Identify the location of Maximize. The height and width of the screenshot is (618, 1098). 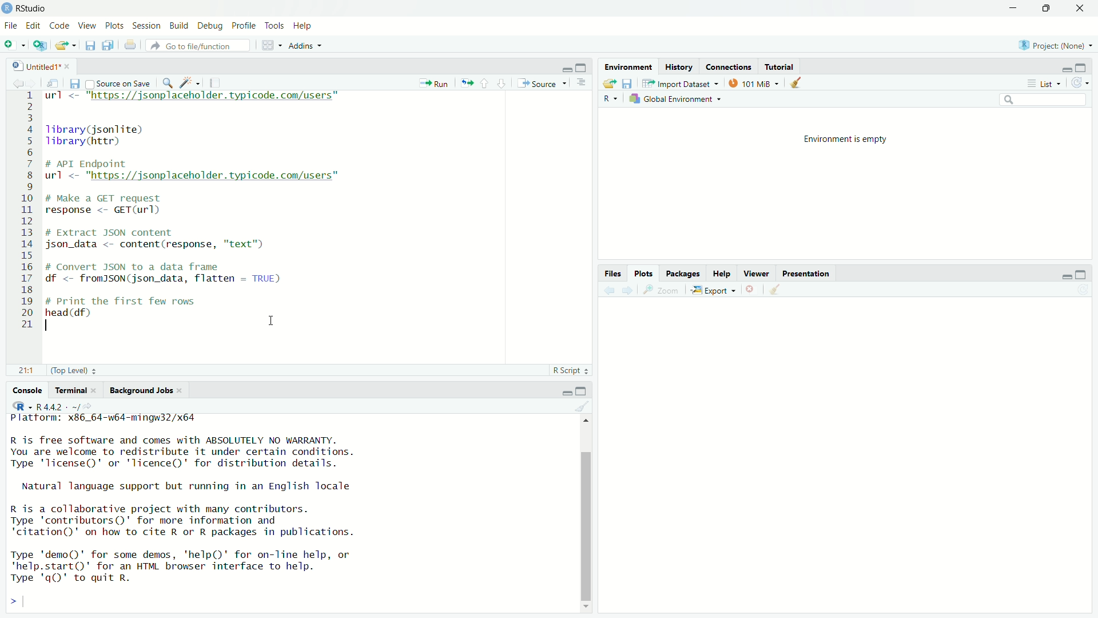
(582, 68).